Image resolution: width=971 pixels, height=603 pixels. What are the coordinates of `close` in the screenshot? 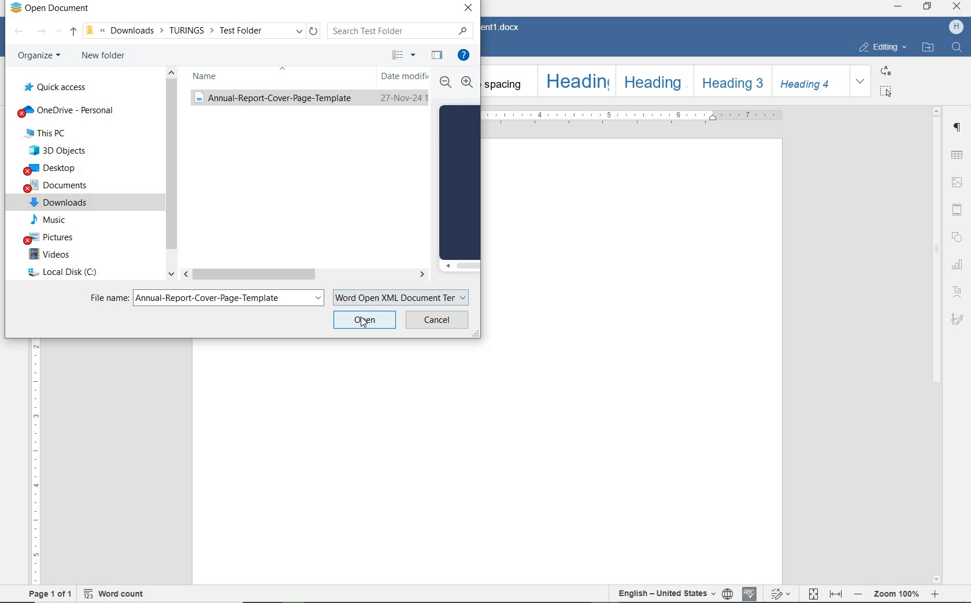 It's located at (957, 8).